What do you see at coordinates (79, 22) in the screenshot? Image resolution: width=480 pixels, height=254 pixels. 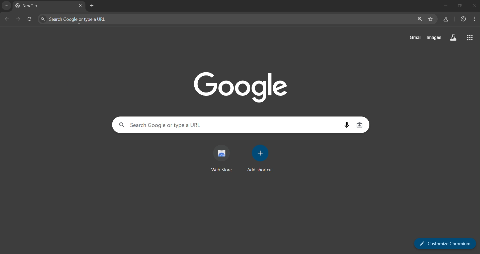 I see `cursor` at bounding box center [79, 22].